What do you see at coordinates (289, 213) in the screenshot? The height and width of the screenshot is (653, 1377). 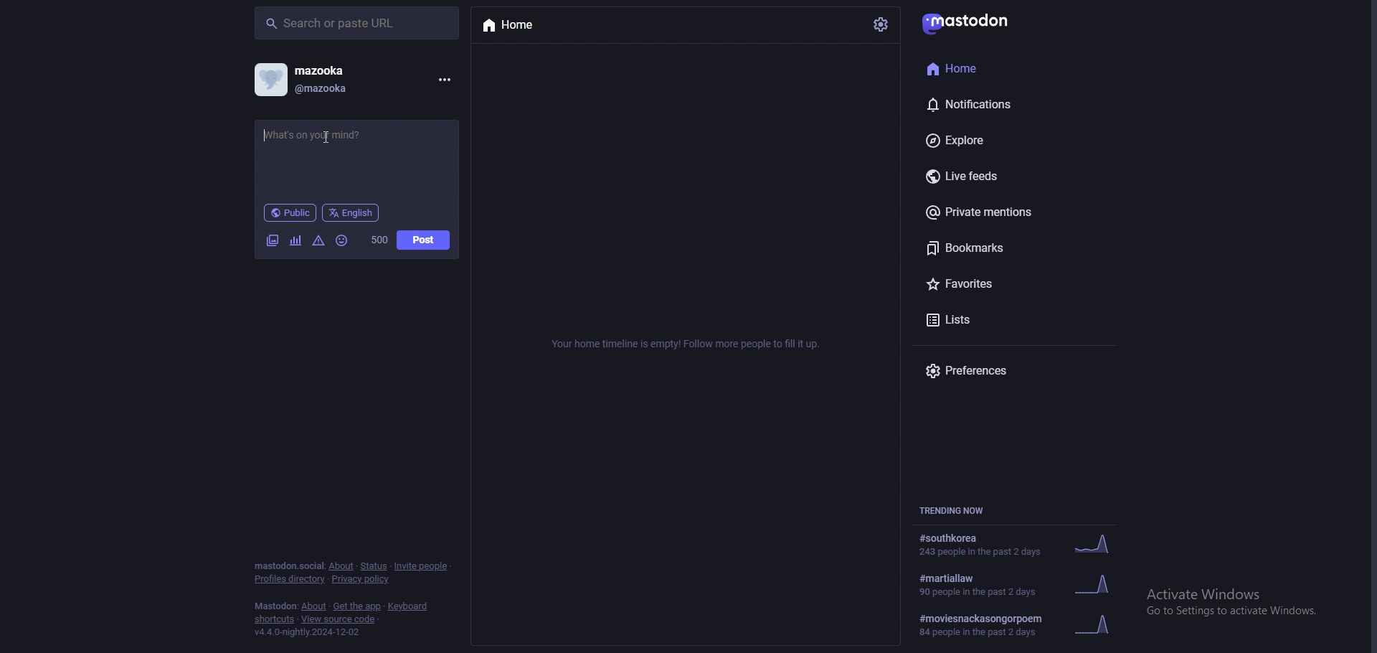 I see `public` at bounding box center [289, 213].